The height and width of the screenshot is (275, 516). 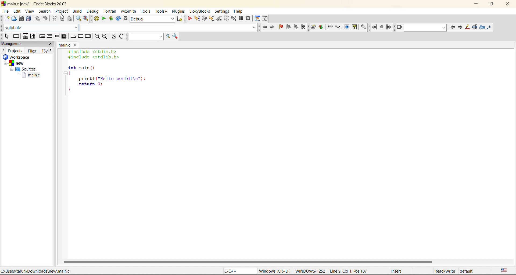 What do you see at coordinates (234, 18) in the screenshot?
I see `step into instruction` at bounding box center [234, 18].